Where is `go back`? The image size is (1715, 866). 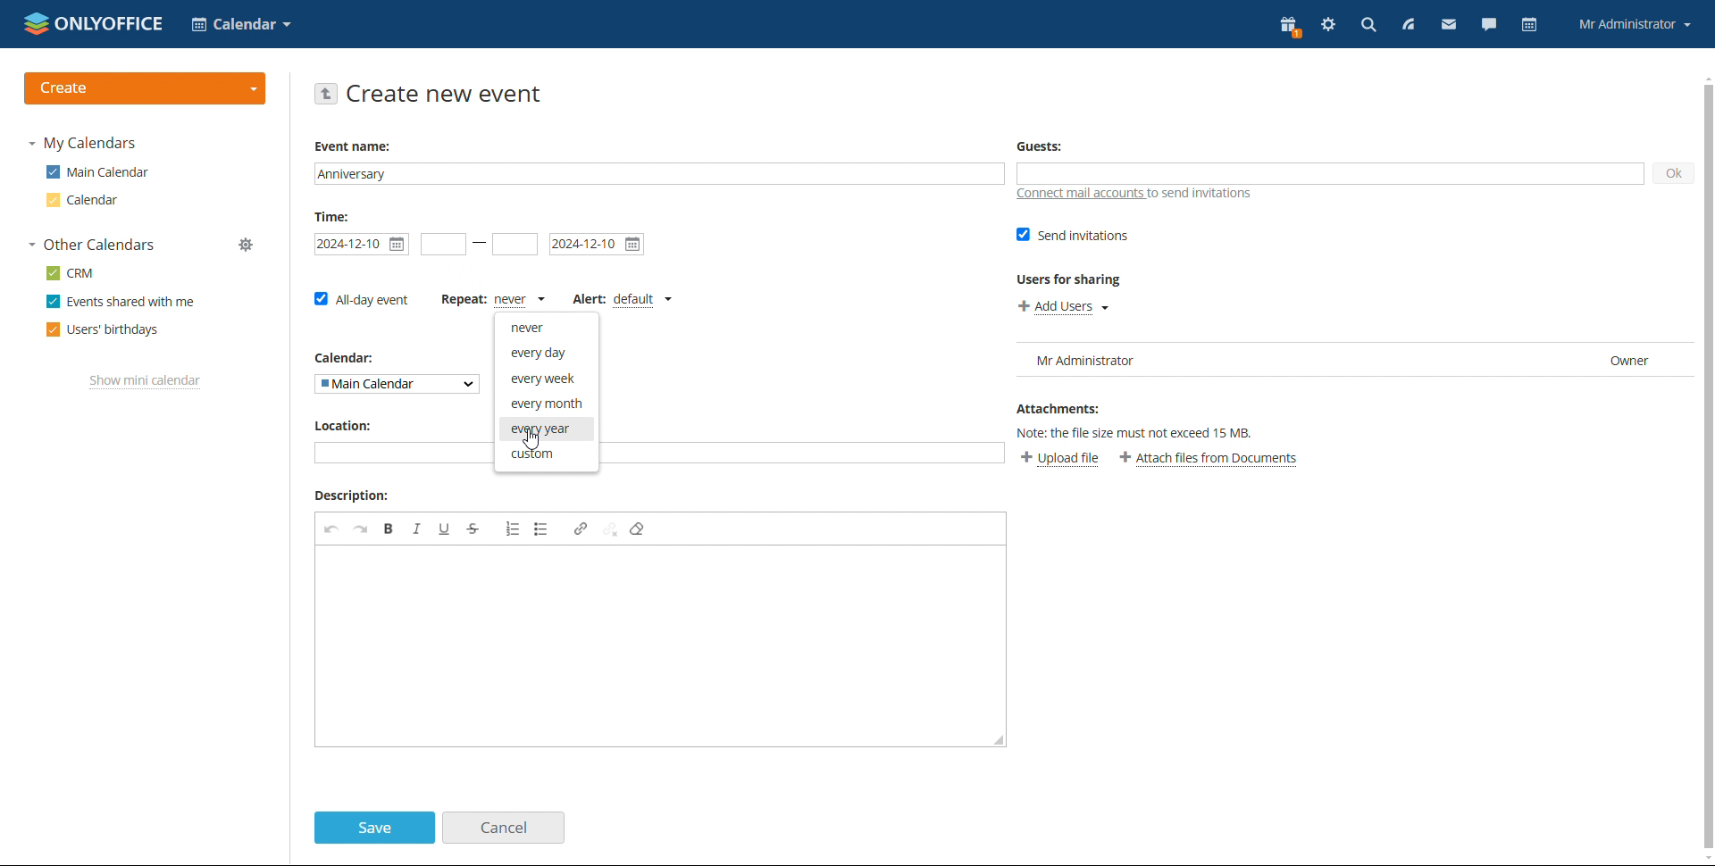 go back is located at coordinates (327, 94).